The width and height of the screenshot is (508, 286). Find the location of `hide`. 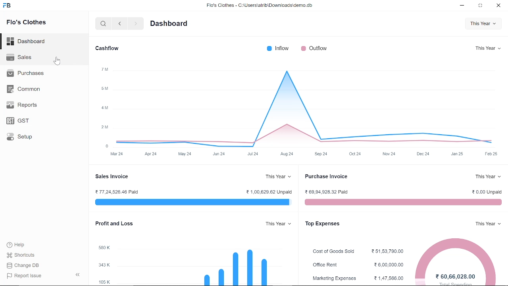

hide is located at coordinates (77, 275).